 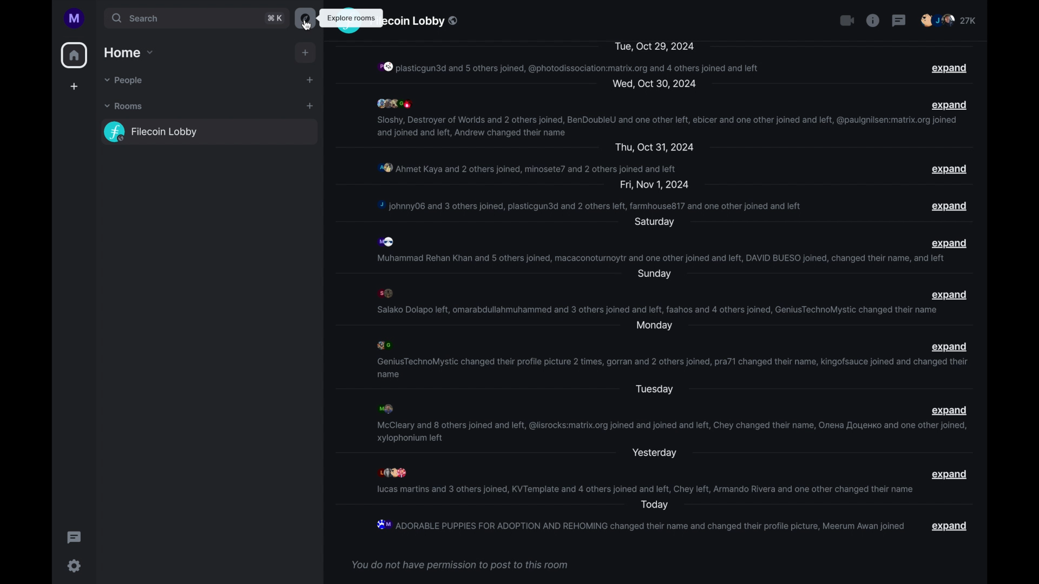 What do you see at coordinates (847, 20) in the screenshot?
I see `video calls` at bounding box center [847, 20].